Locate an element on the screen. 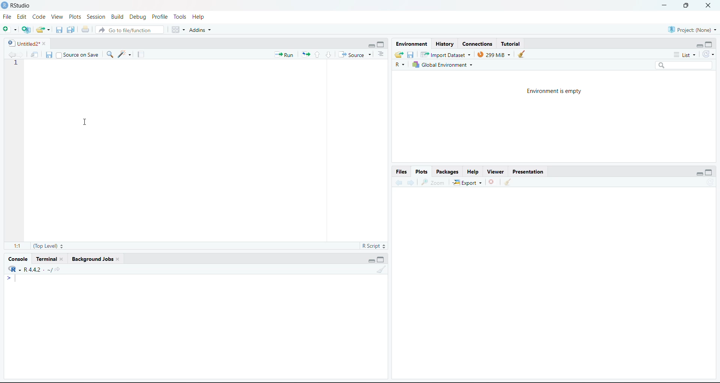  refresh the list of objects in the environment is located at coordinates (709, 55).